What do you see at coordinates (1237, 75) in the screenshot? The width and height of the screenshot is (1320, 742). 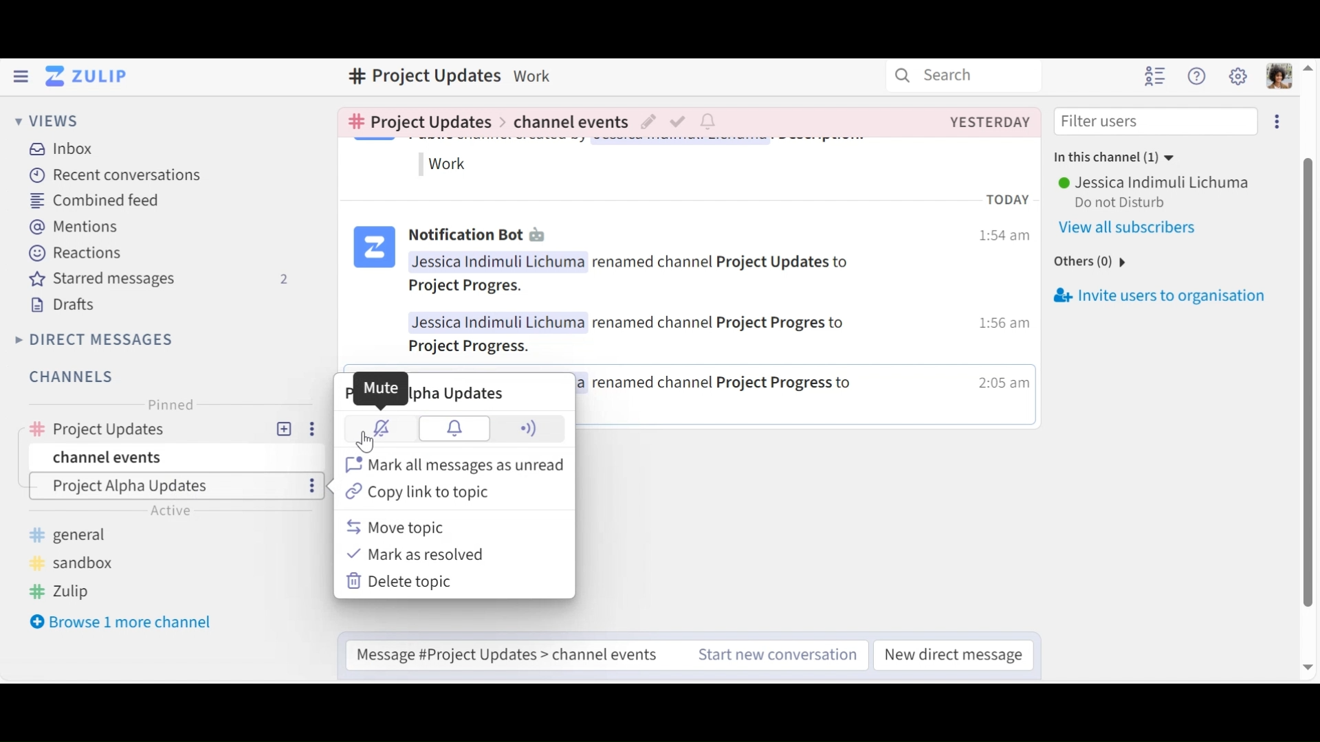 I see `Main menu` at bounding box center [1237, 75].